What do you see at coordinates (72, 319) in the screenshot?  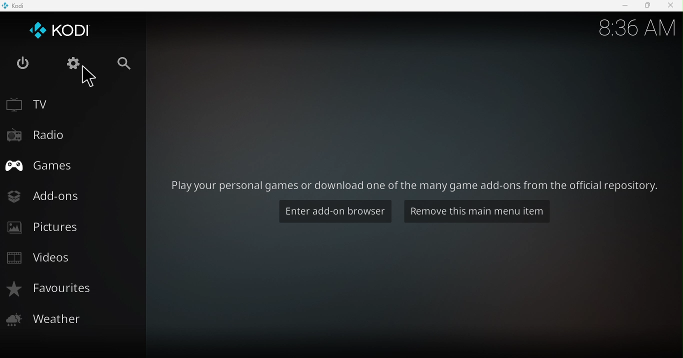 I see `Weather` at bounding box center [72, 319].